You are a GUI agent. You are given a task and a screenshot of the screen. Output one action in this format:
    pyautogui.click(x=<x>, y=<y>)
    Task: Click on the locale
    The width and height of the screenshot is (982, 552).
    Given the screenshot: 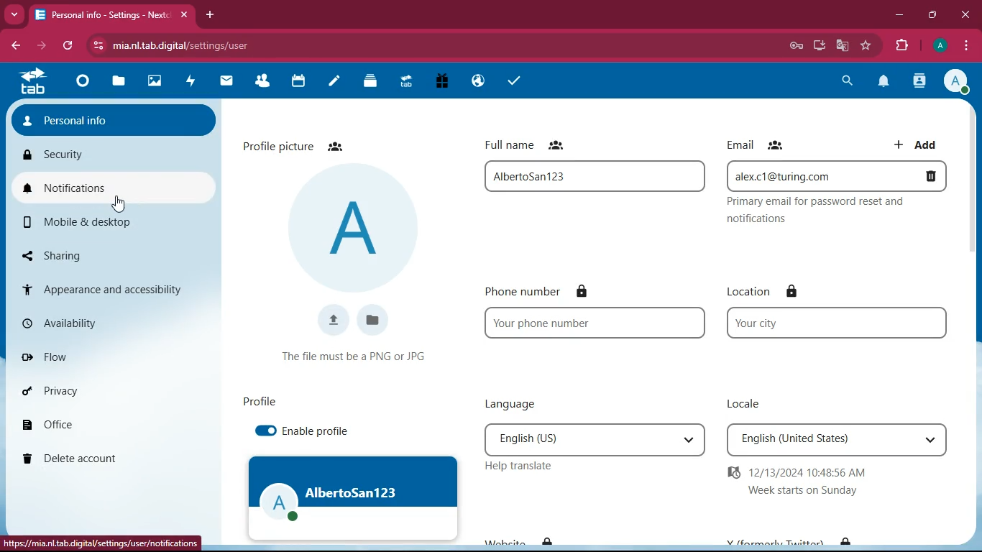 What is the action you would take?
    pyautogui.click(x=745, y=405)
    